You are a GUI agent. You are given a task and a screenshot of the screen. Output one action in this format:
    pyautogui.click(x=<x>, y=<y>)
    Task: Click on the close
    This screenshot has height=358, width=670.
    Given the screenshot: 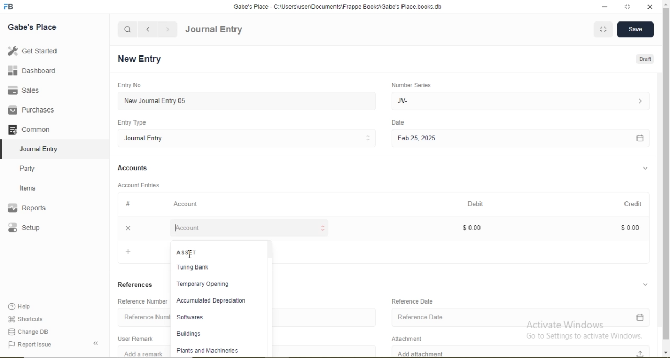 What is the action you would take?
    pyautogui.click(x=127, y=227)
    